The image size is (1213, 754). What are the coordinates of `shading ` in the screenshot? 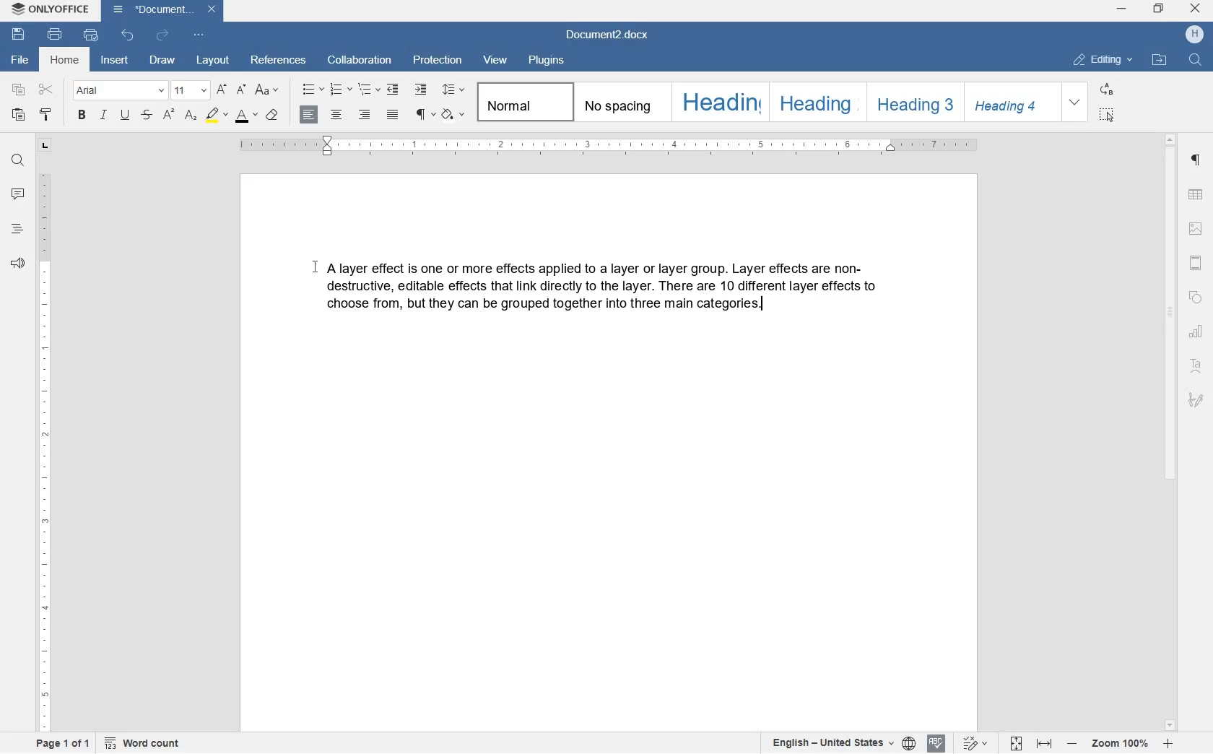 It's located at (452, 115).